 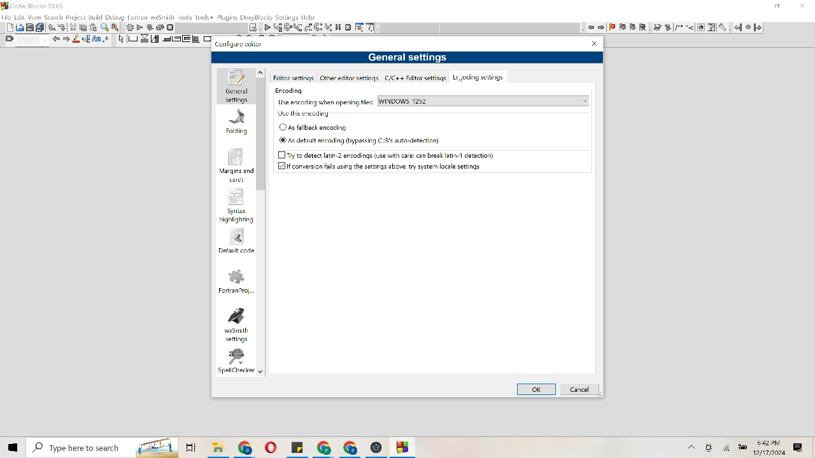 I want to click on File, so click(x=297, y=447).